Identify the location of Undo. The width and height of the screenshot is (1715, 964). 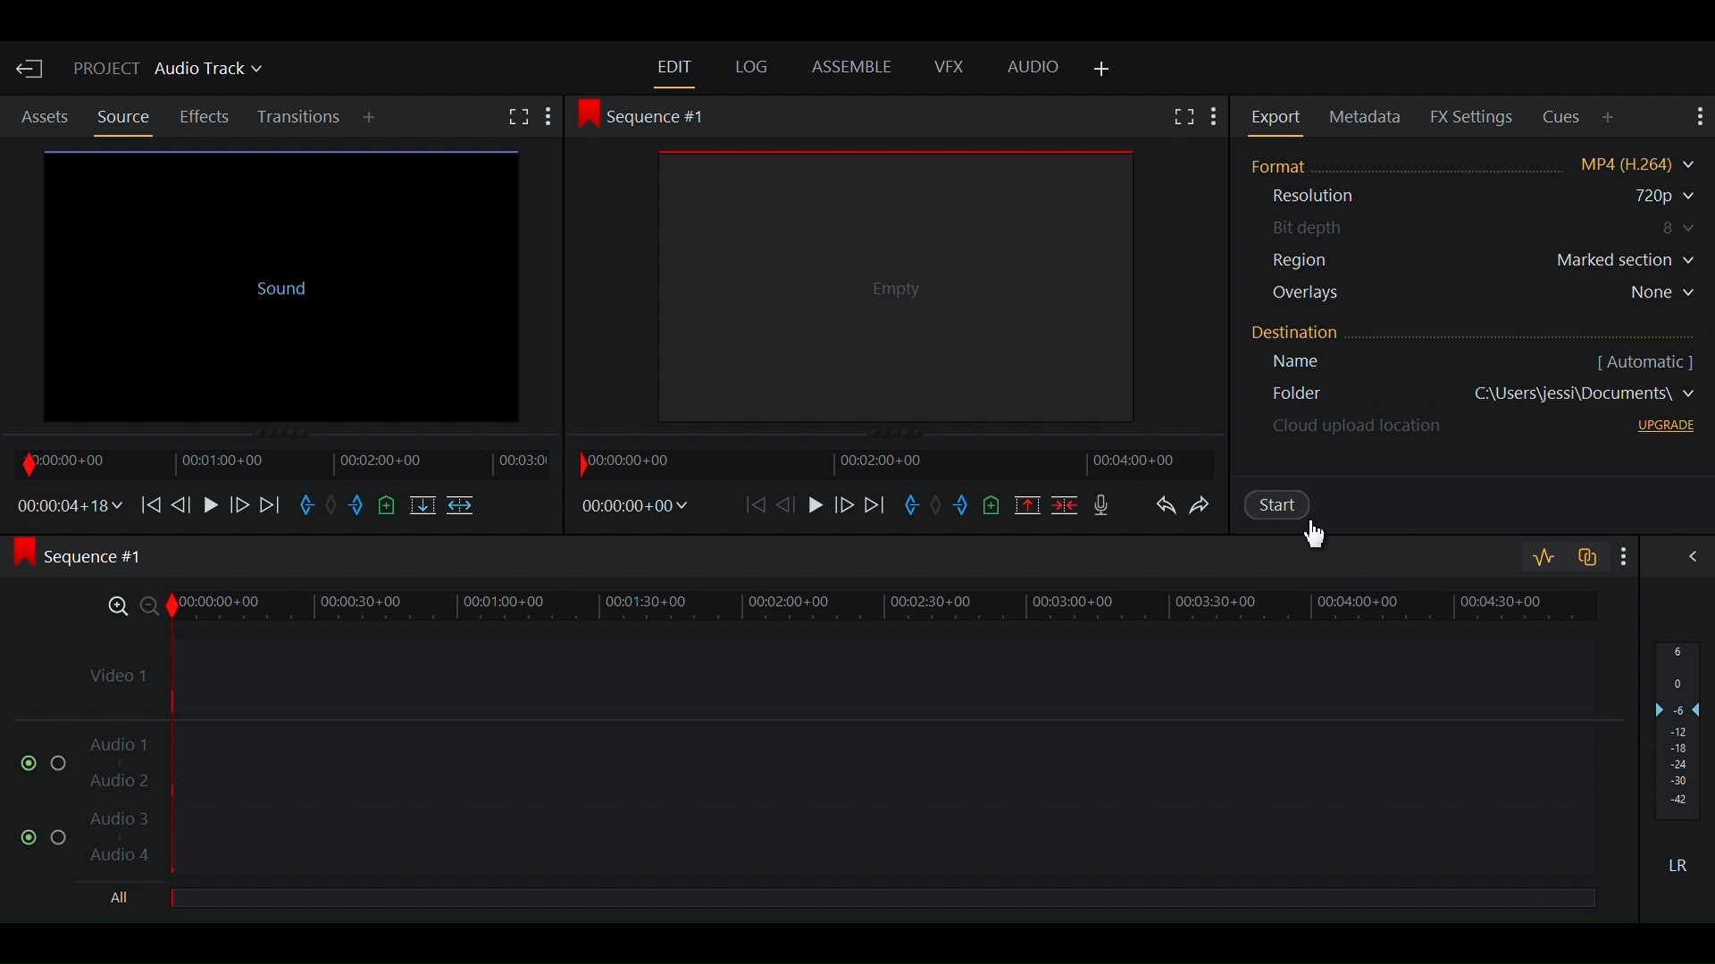
(1165, 509).